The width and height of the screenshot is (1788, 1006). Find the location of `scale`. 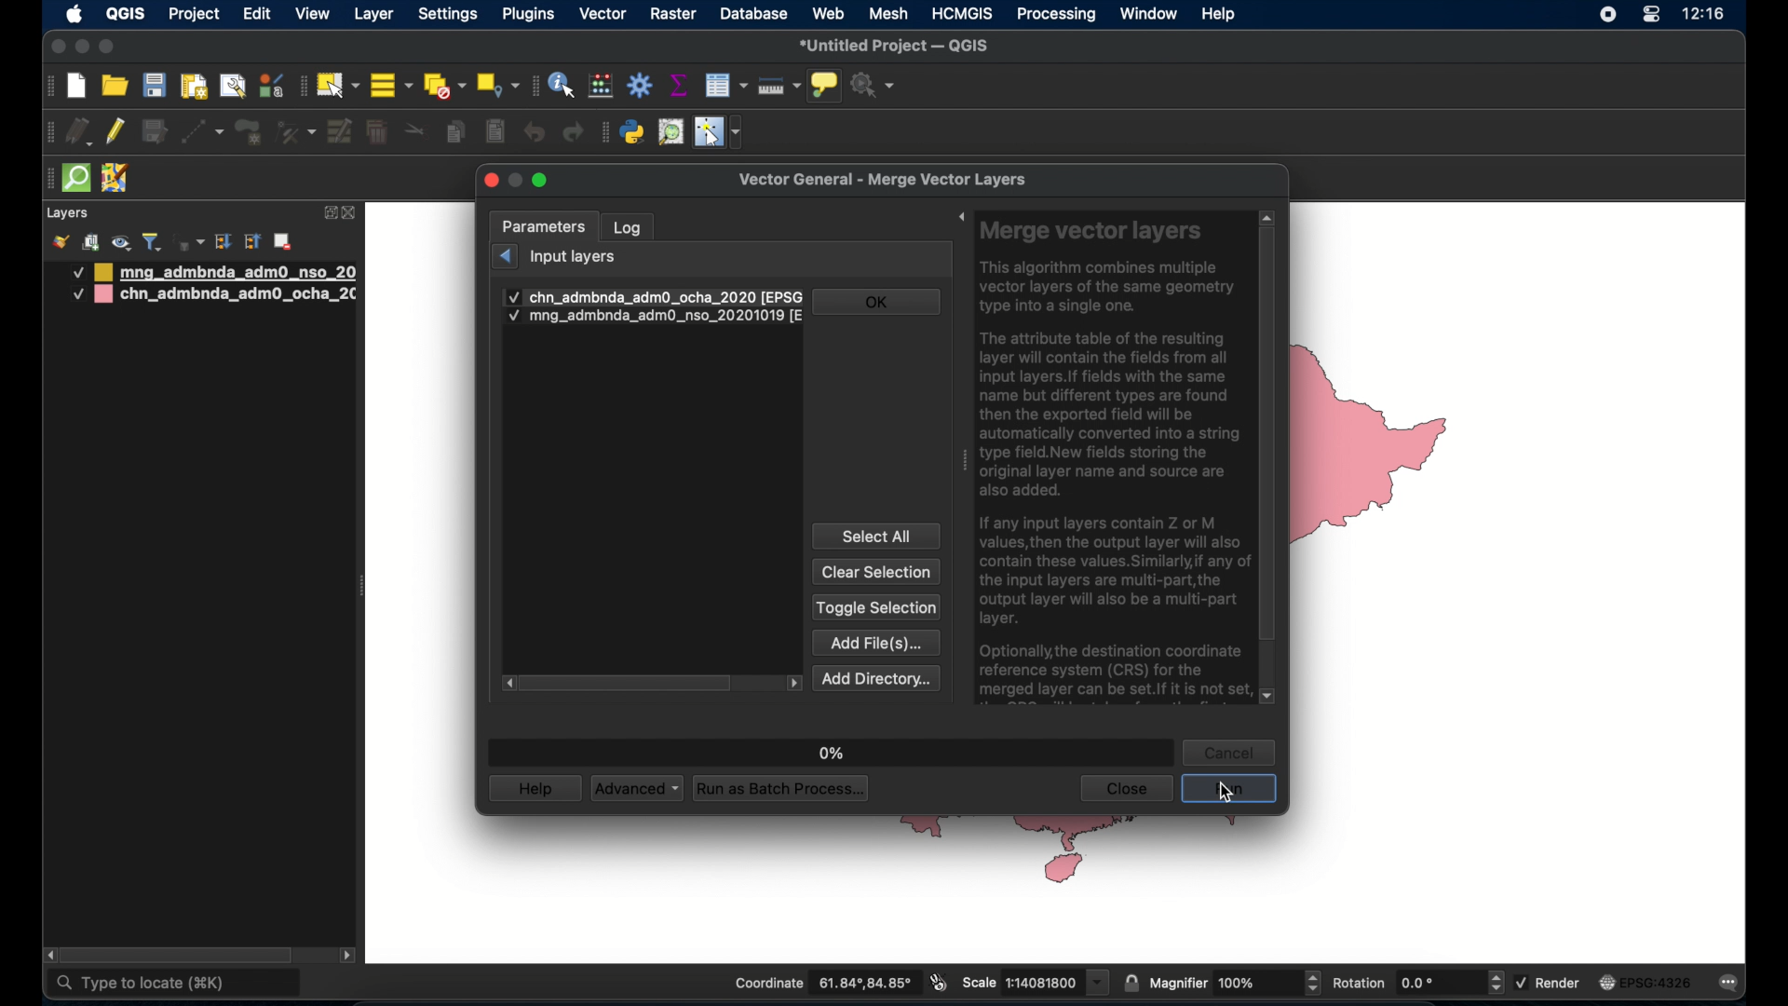

scale is located at coordinates (1034, 981).